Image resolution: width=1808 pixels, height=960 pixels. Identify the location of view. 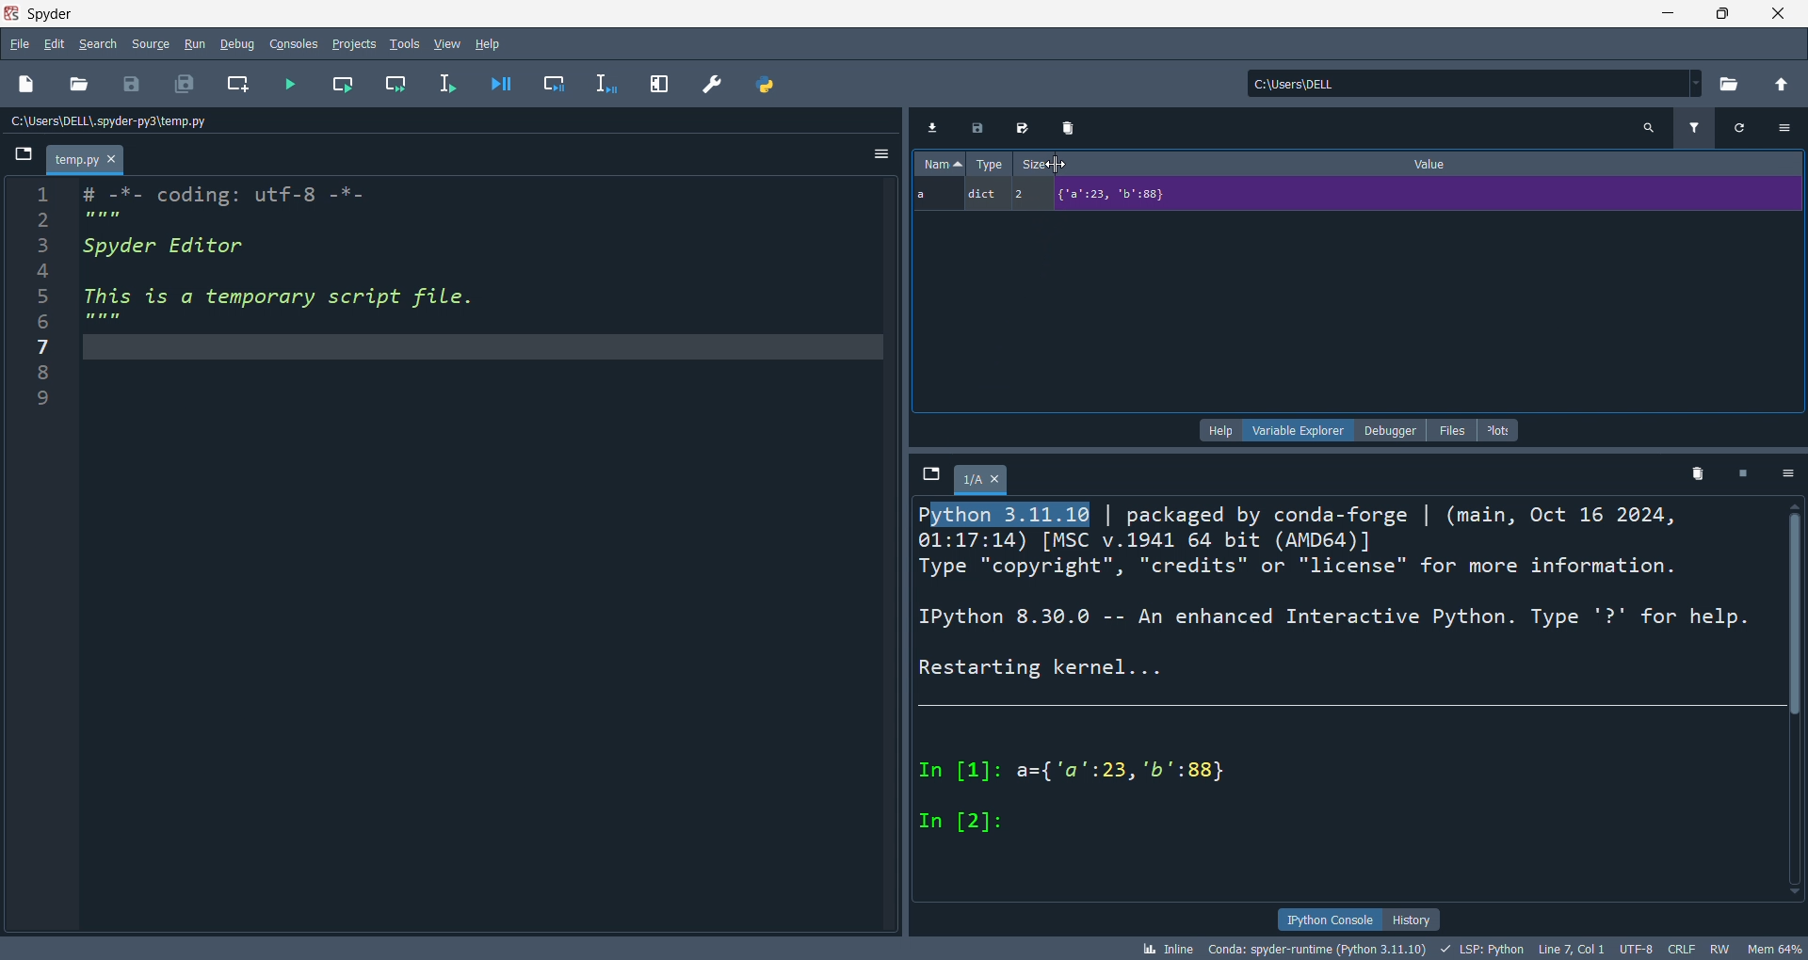
(445, 41).